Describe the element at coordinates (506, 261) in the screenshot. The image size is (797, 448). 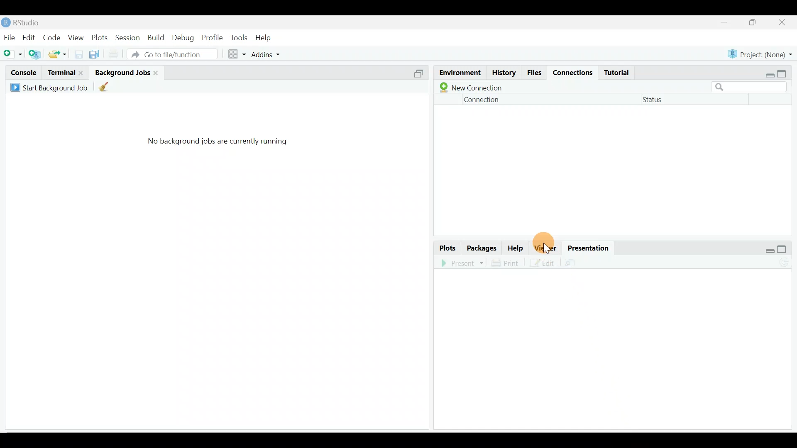
I see `Print` at that location.